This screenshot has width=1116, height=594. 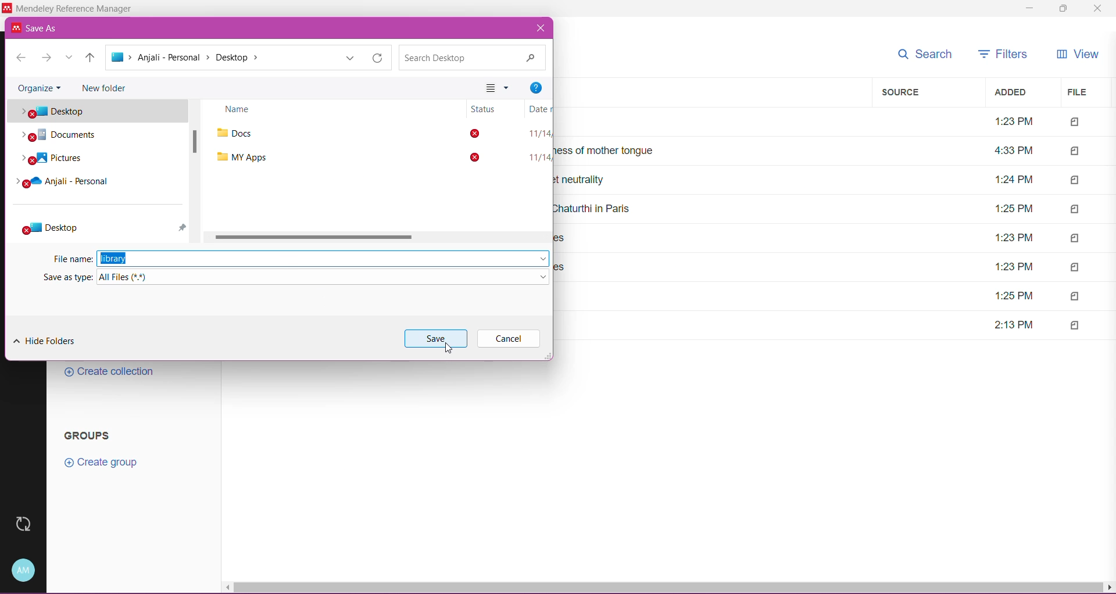 What do you see at coordinates (436, 338) in the screenshot?
I see `Save` at bounding box center [436, 338].